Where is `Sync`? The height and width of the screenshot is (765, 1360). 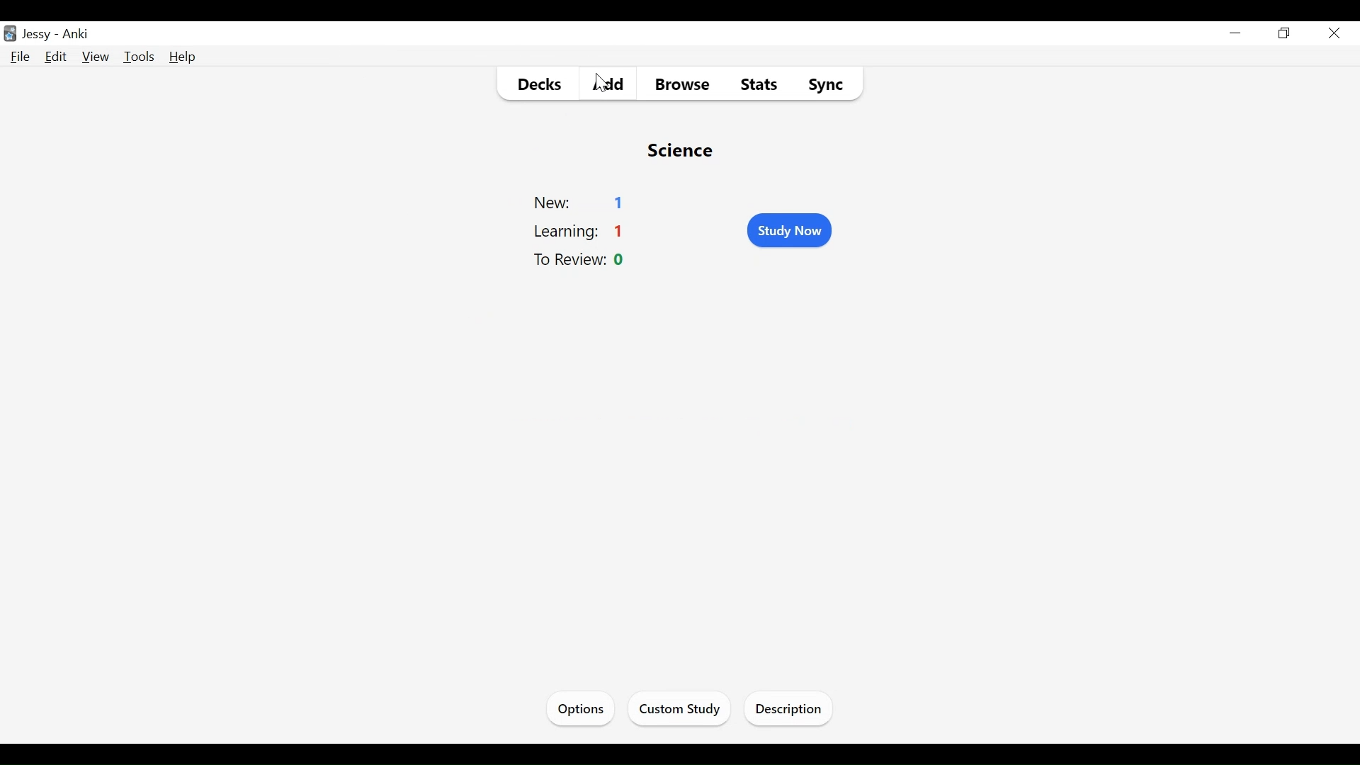 Sync is located at coordinates (827, 84).